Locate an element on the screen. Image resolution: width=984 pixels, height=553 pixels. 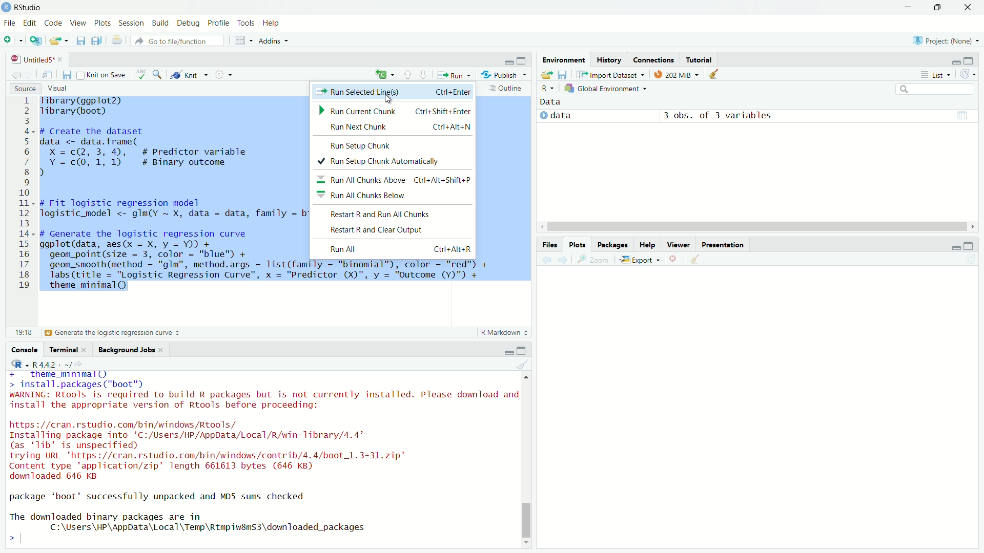
Run All Chunks Below is located at coordinates (393, 195).